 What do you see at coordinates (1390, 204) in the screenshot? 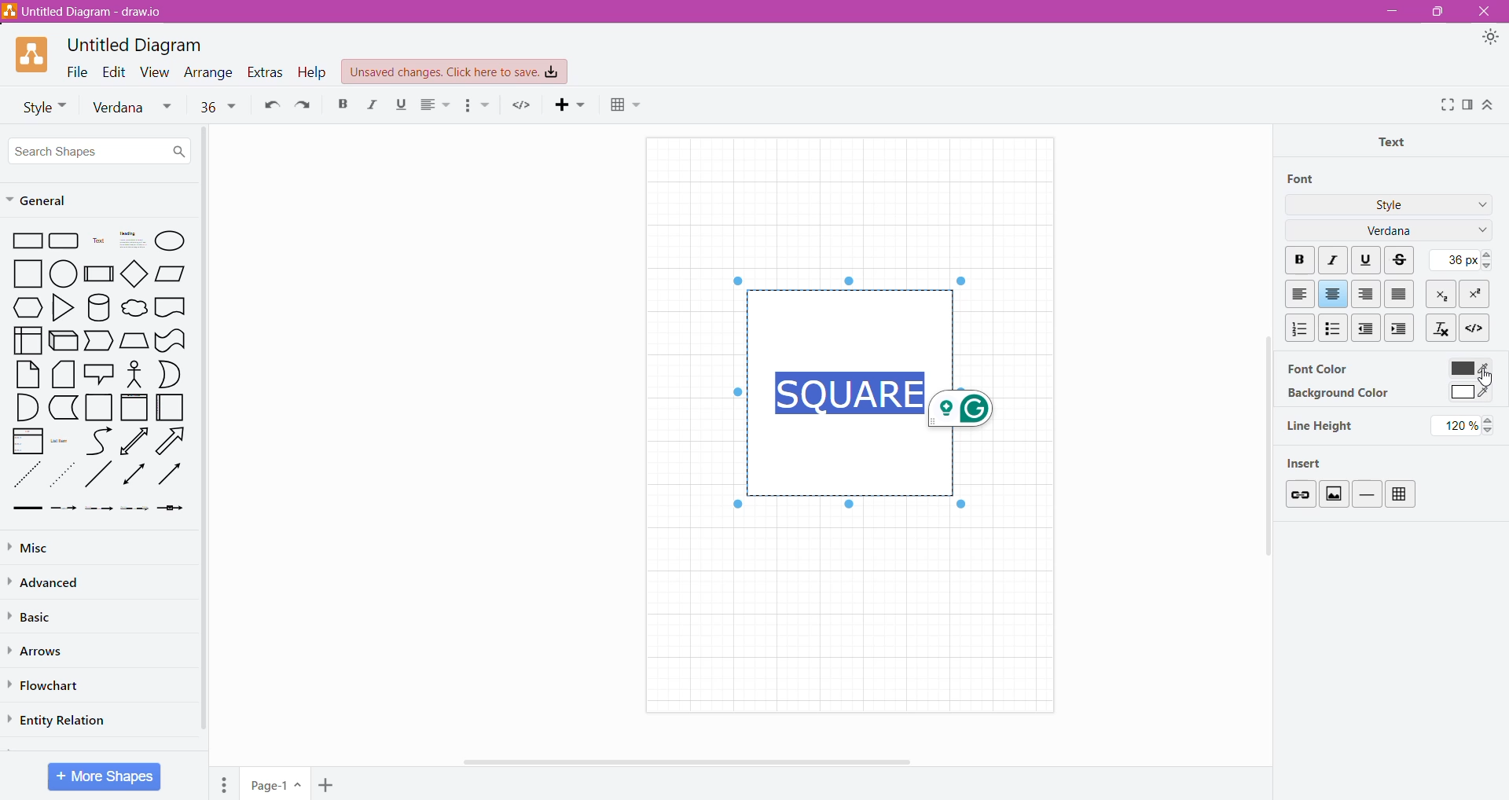
I see `Style` at bounding box center [1390, 204].